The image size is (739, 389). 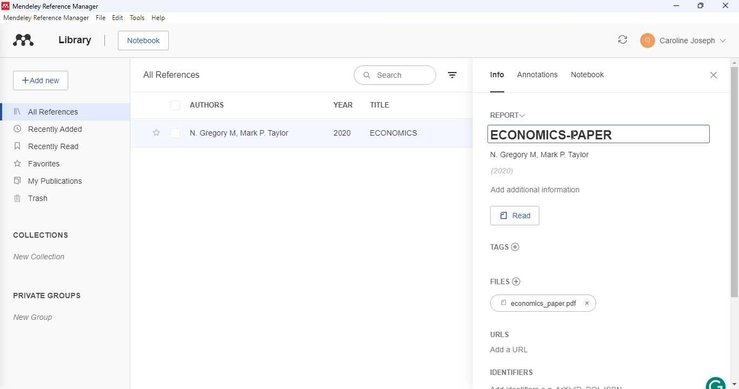 I want to click on logo, so click(x=5, y=6).